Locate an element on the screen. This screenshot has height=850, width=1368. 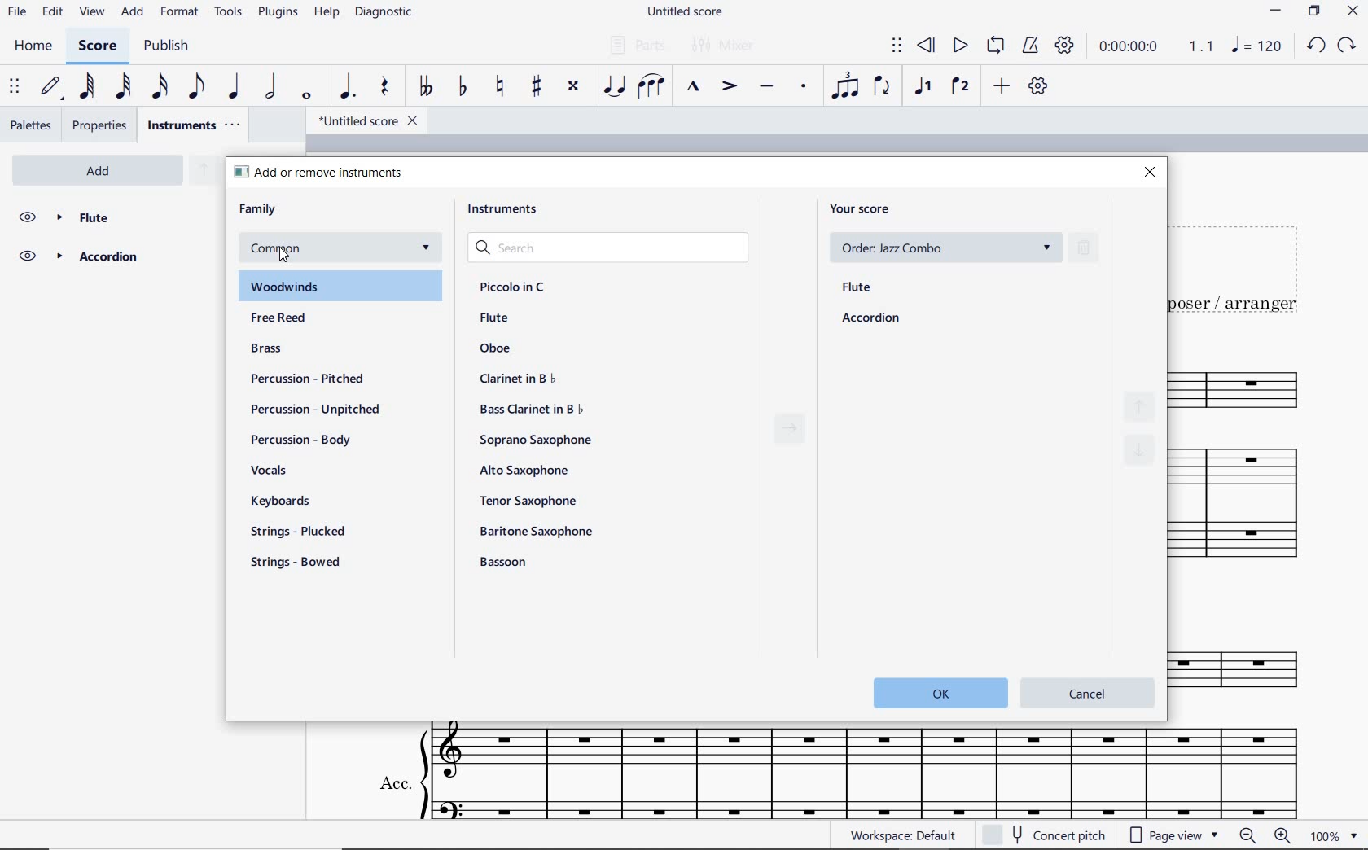
ADD is located at coordinates (134, 11).